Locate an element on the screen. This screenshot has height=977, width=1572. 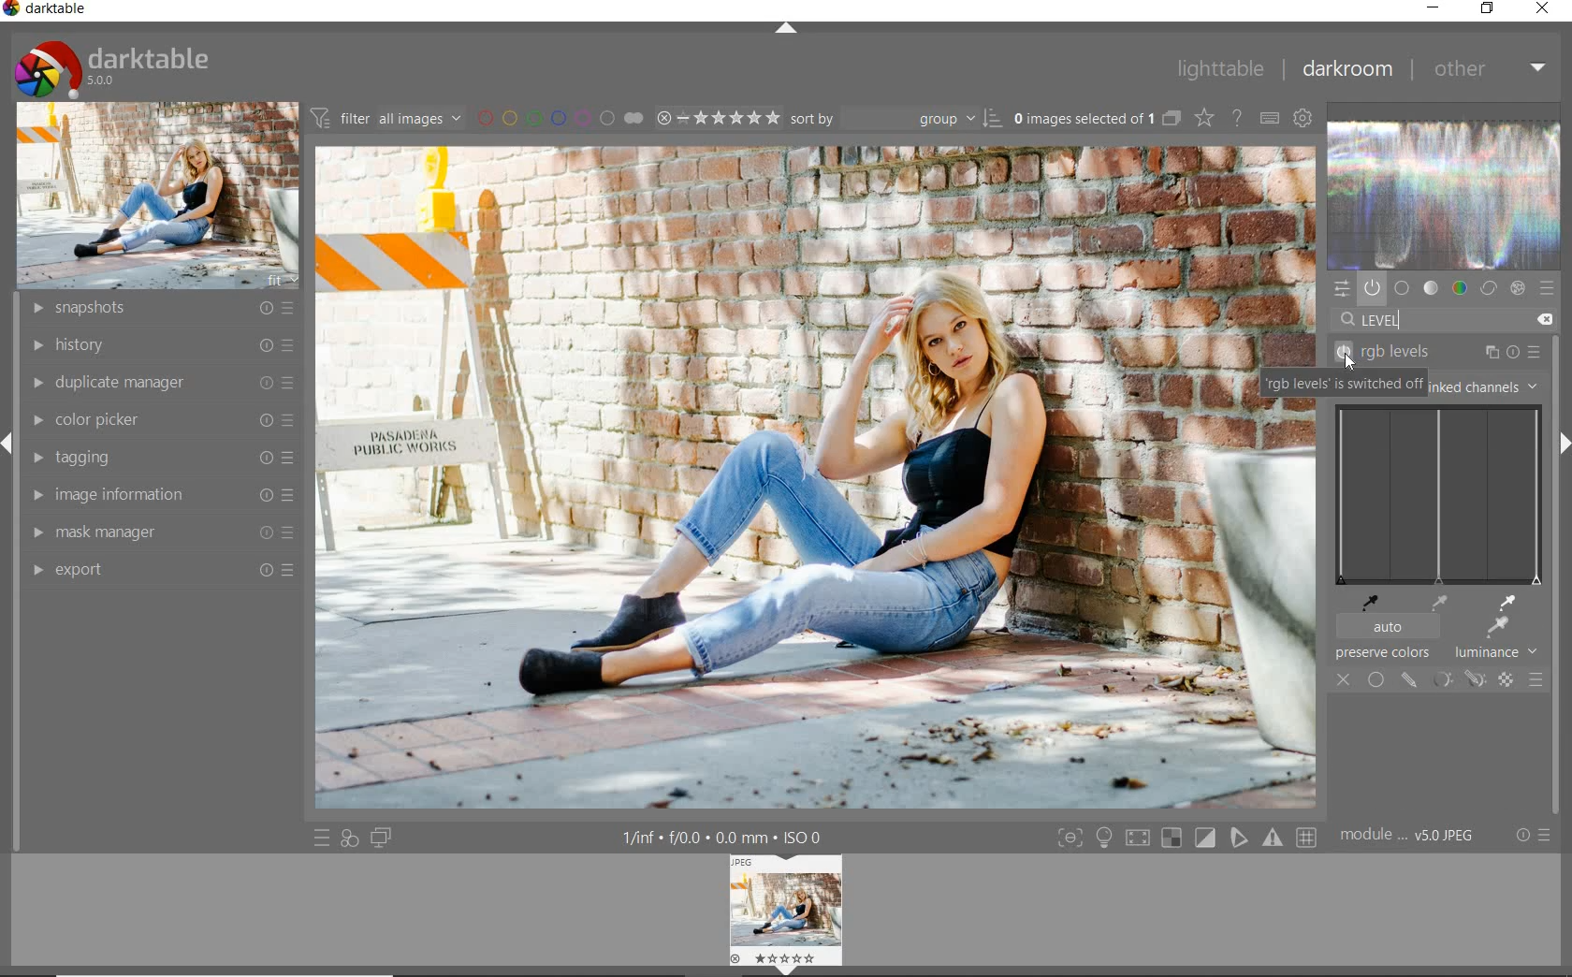
show global preferences is located at coordinates (1305, 119).